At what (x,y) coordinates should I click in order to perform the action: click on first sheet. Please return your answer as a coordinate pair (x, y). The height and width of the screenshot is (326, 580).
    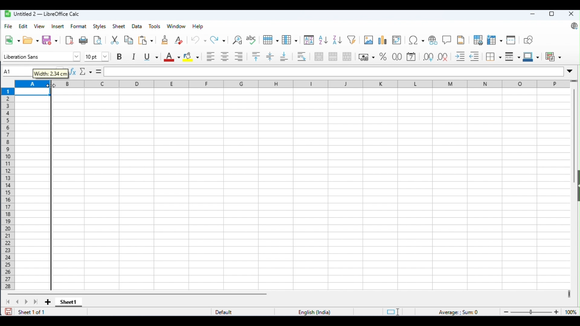
    Looking at the image, I should click on (9, 302).